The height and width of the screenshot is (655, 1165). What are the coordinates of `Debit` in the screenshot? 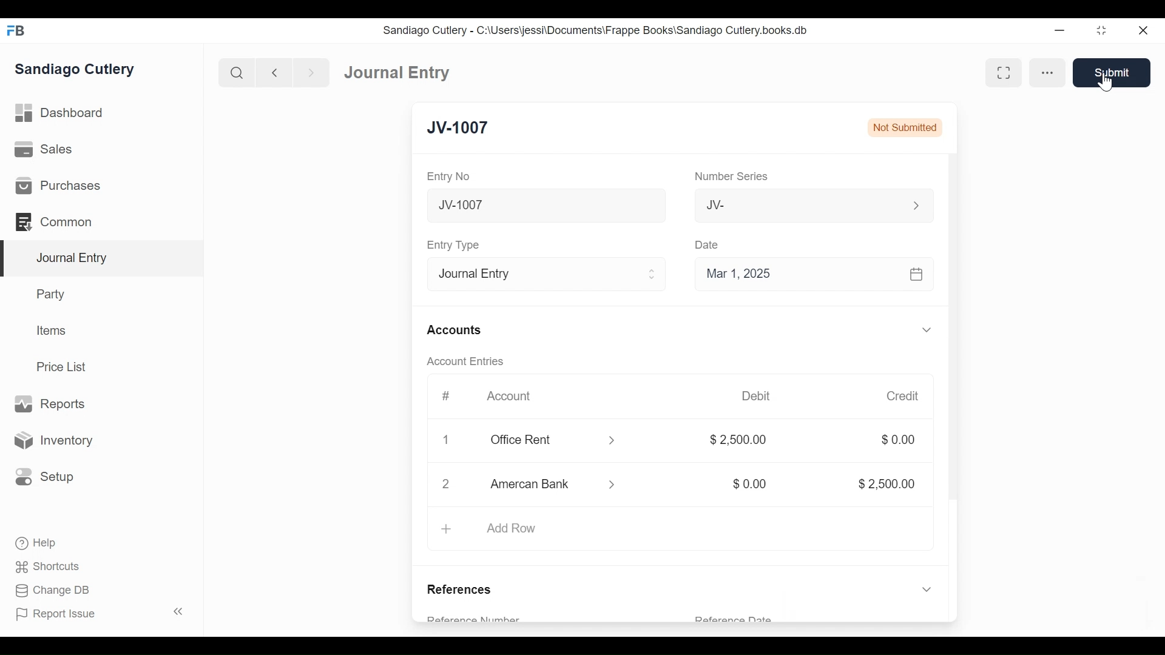 It's located at (758, 396).